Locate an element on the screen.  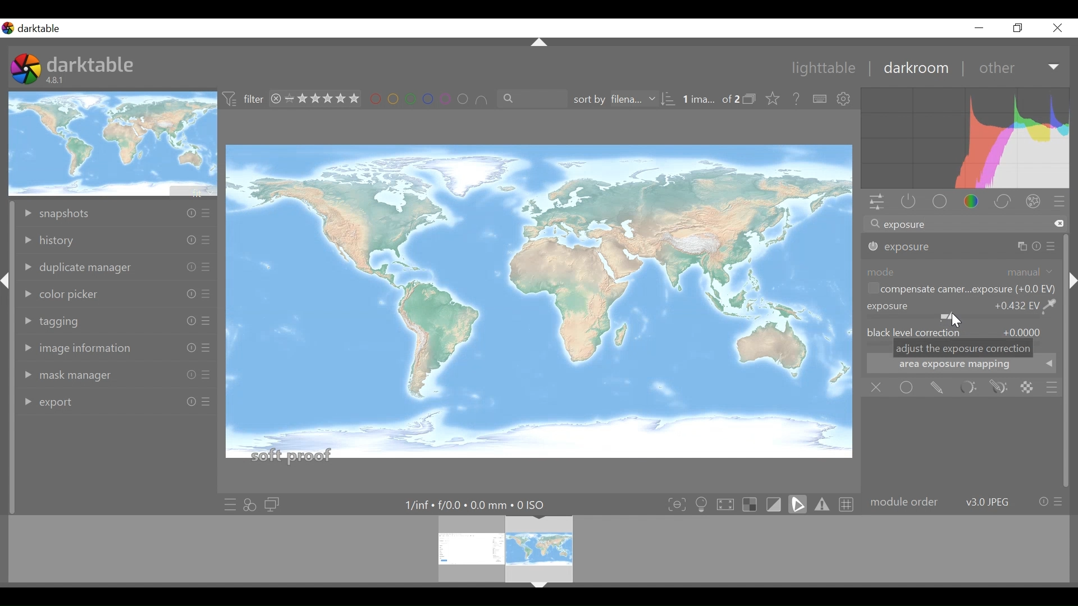
sort by is located at coordinates (620, 100).